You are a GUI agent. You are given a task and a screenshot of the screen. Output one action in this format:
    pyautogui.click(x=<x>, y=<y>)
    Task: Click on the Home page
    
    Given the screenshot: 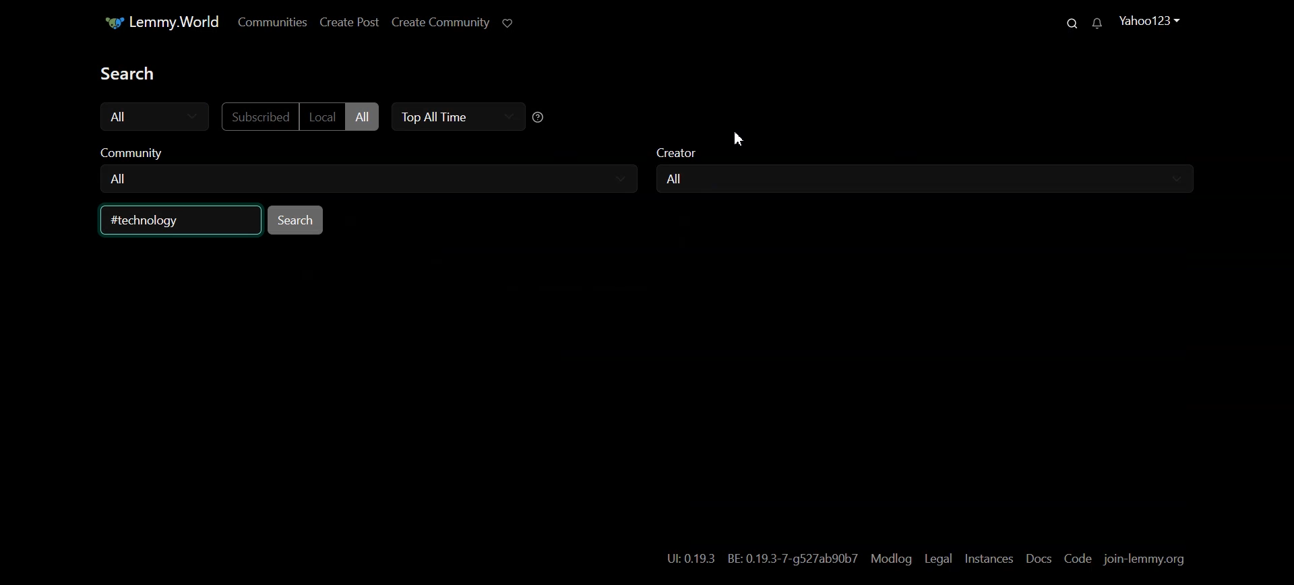 What is the action you would take?
    pyautogui.click(x=155, y=22)
    